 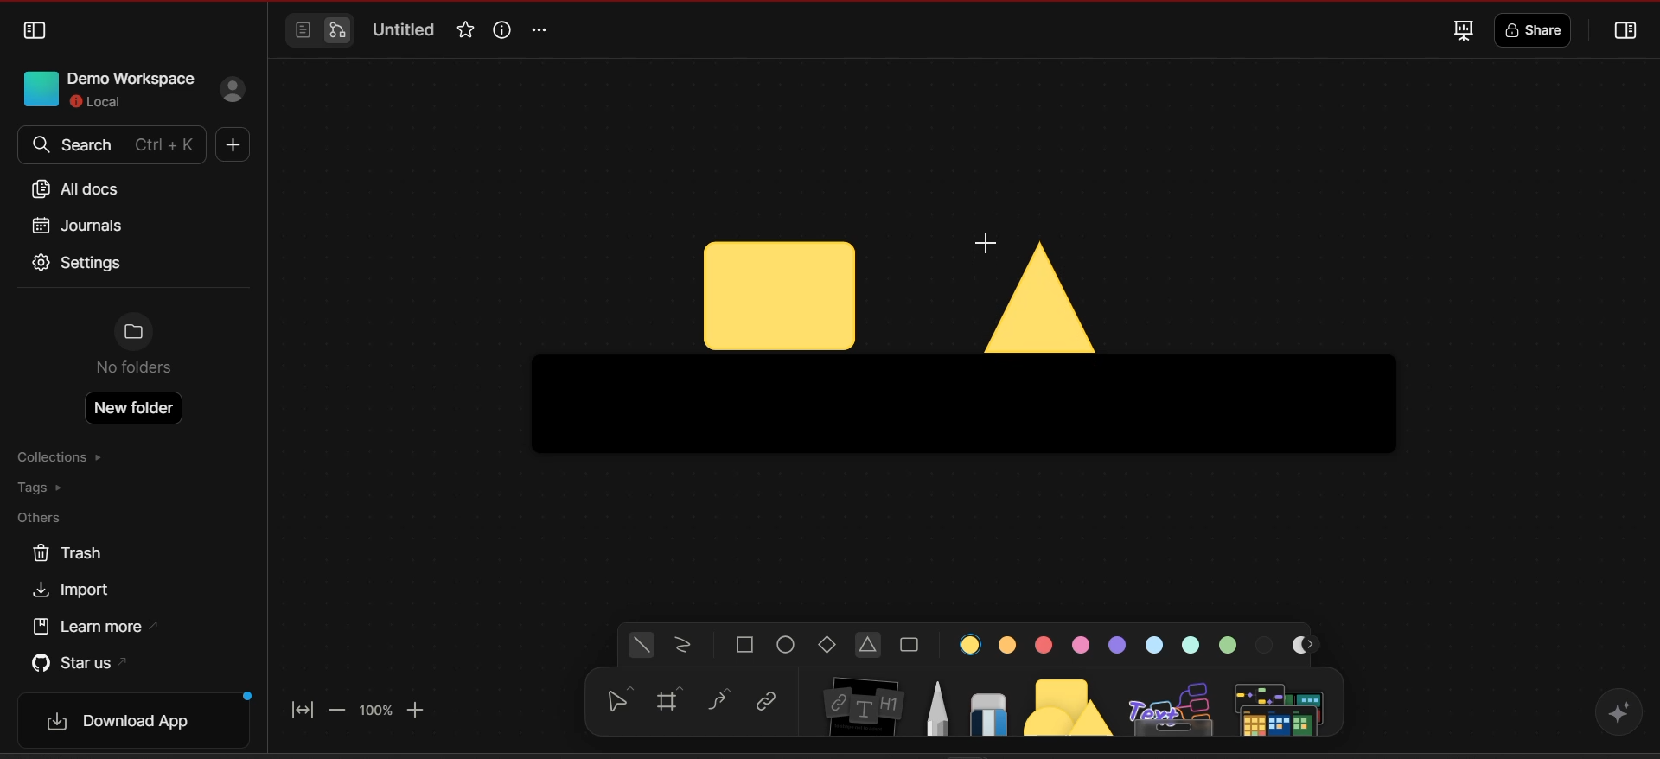 What do you see at coordinates (1173, 705) in the screenshot?
I see `others` at bounding box center [1173, 705].